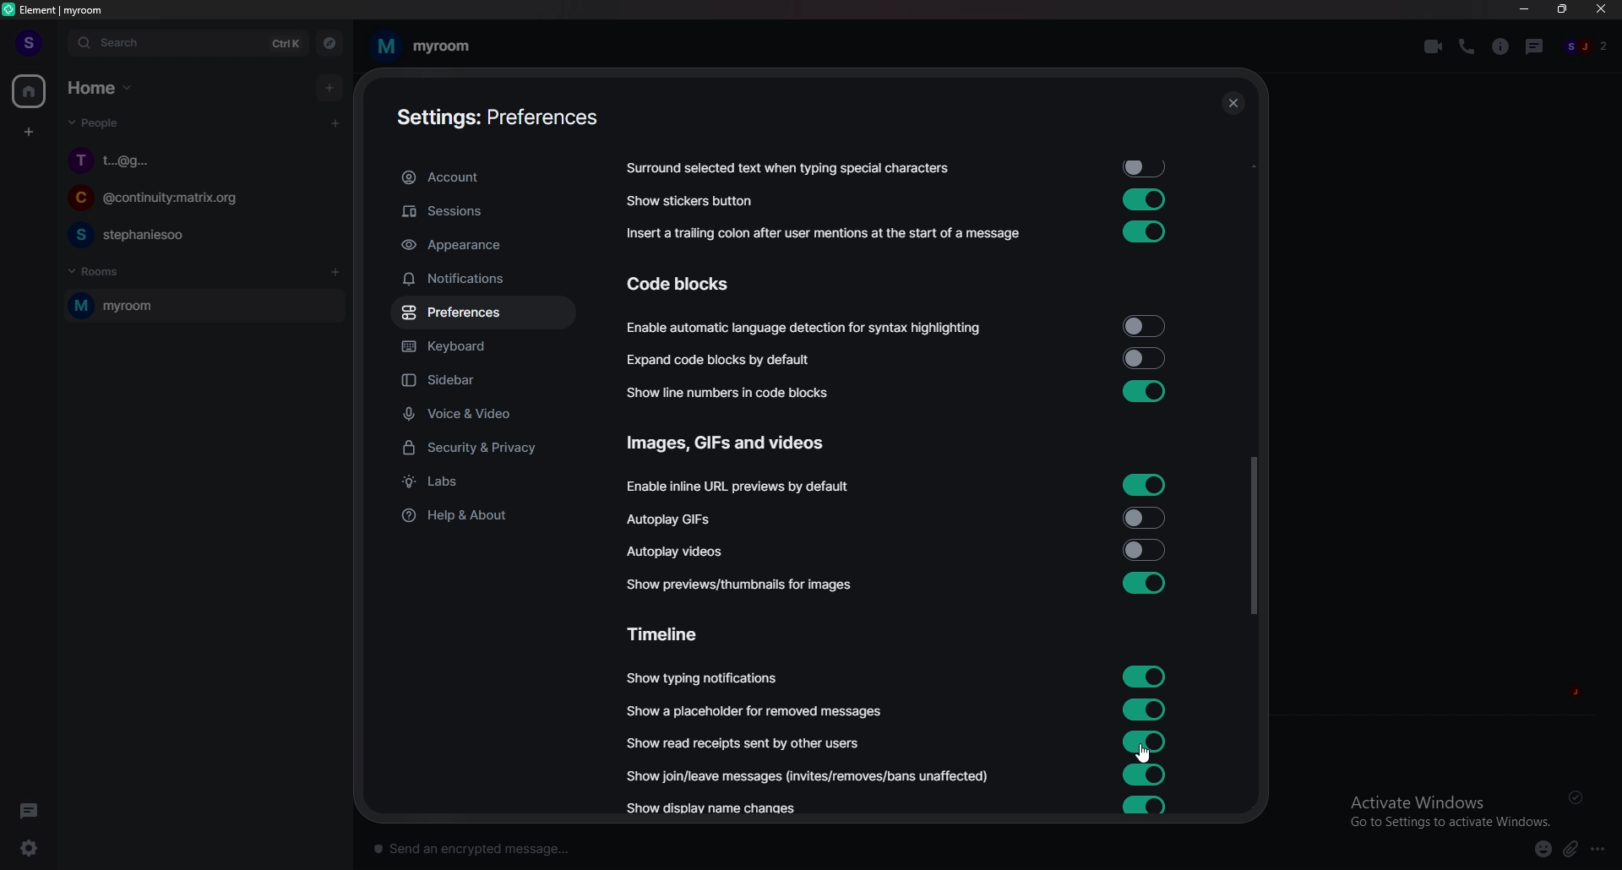 This screenshot has width=1622, height=870. What do you see at coordinates (1602, 13) in the screenshot?
I see `close` at bounding box center [1602, 13].